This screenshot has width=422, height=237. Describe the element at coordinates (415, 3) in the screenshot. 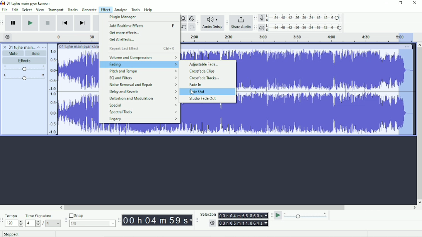

I see `Close` at that location.